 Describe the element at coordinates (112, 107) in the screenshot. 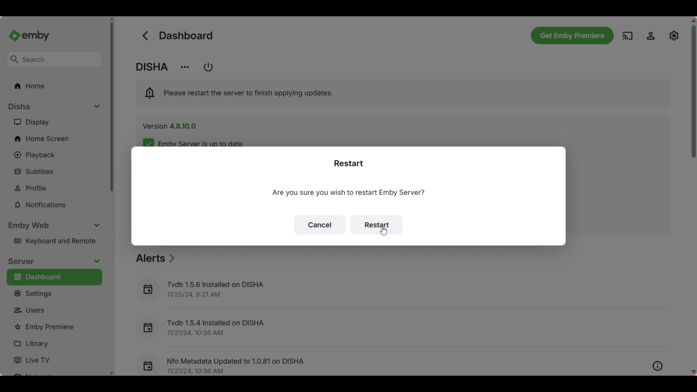

I see `Vertical slide bar for left panel` at that location.